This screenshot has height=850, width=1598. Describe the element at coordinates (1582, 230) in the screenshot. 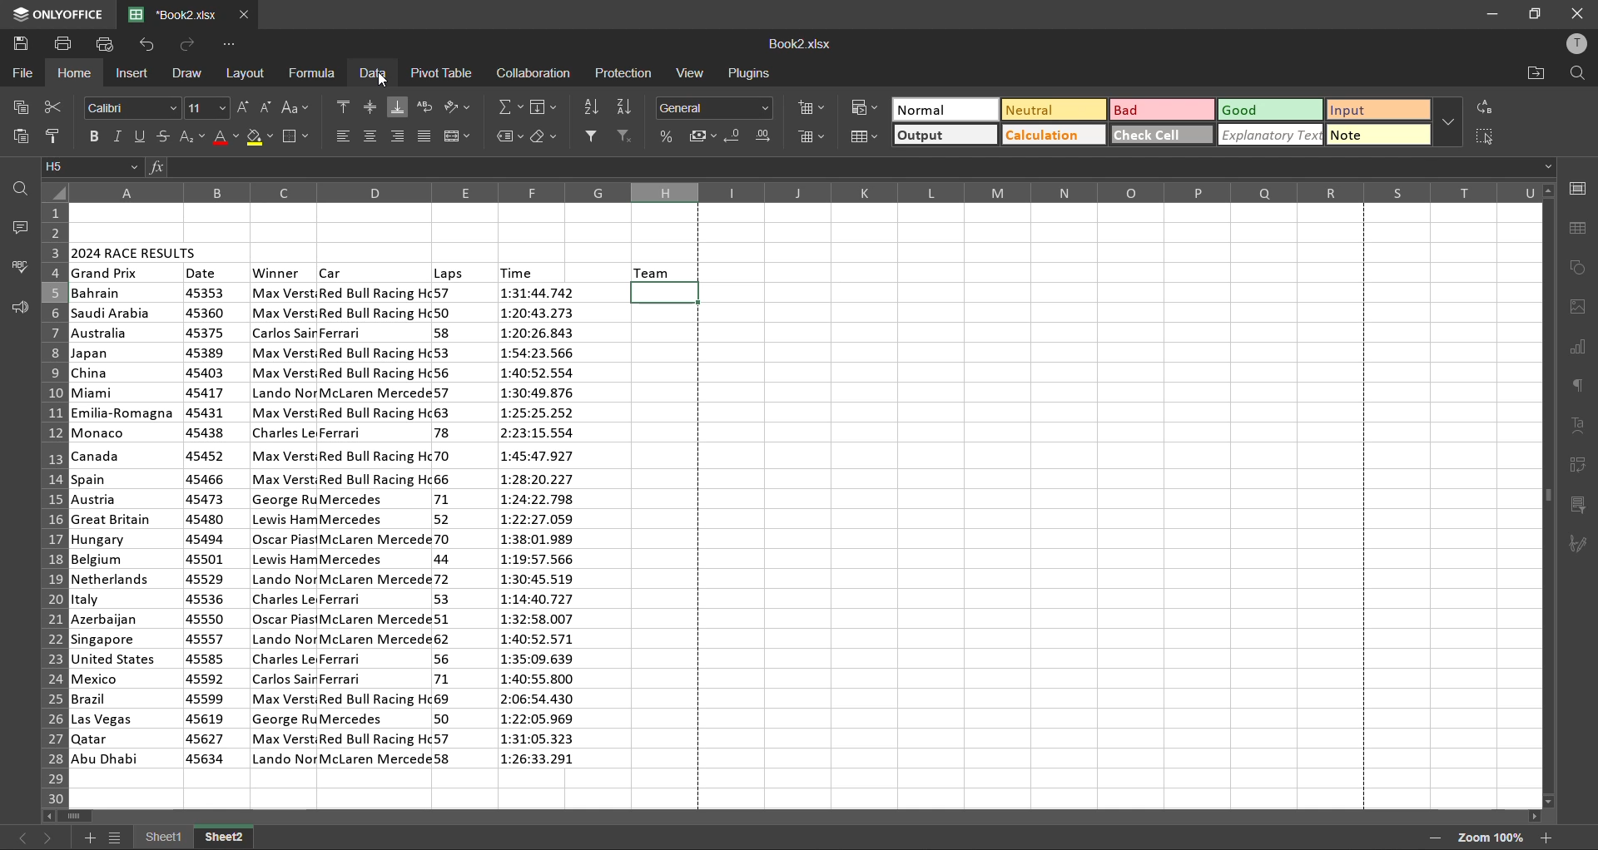

I see `table` at that location.